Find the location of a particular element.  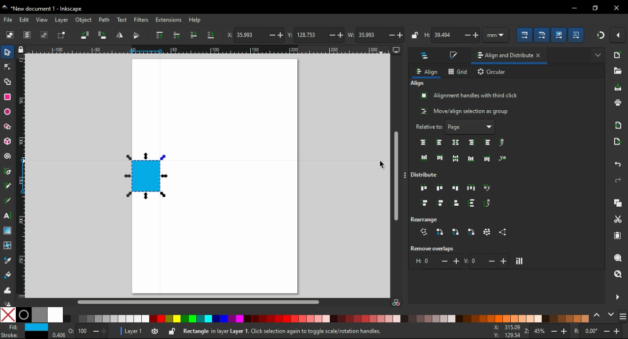

horizontal coordinate of selection is located at coordinates (255, 35).